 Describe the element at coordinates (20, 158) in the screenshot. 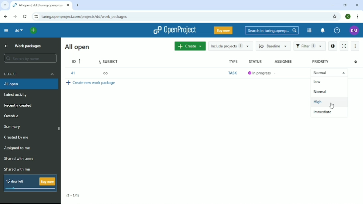

I see `Shared with users` at that location.